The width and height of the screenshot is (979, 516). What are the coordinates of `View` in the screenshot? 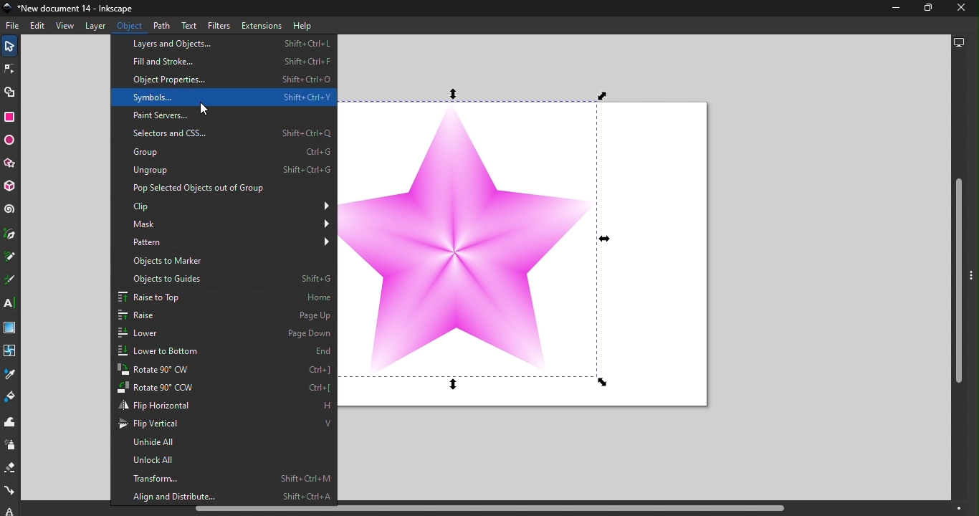 It's located at (65, 27).